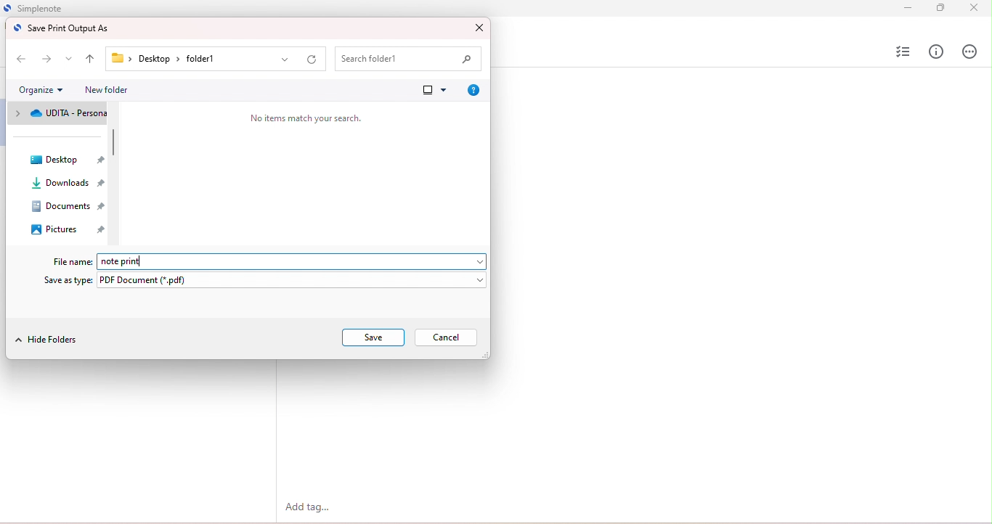  What do you see at coordinates (410, 60) in the screenshot?
I see `search in current folder` at bounding box center [410, 60].